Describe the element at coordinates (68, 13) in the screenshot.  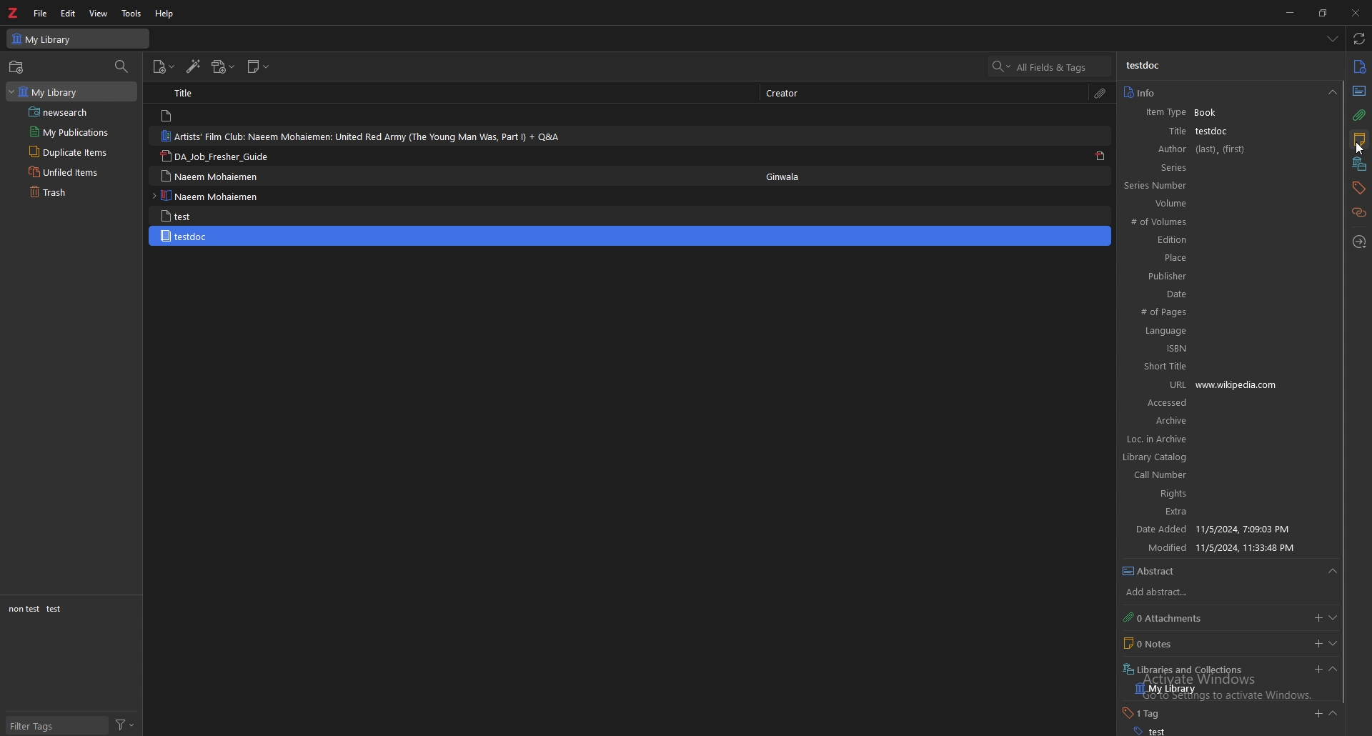
I see `edit` at that location.